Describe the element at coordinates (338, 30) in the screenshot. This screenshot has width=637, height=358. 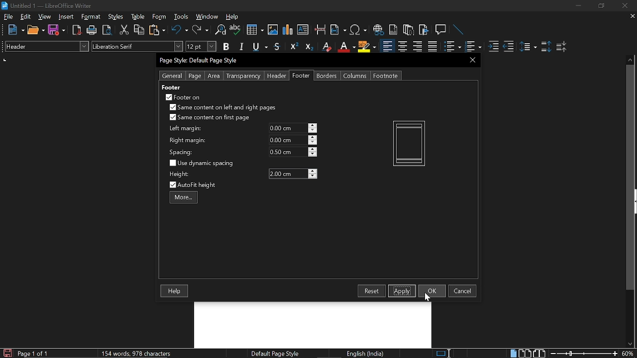
I see `Insert field` at that location.